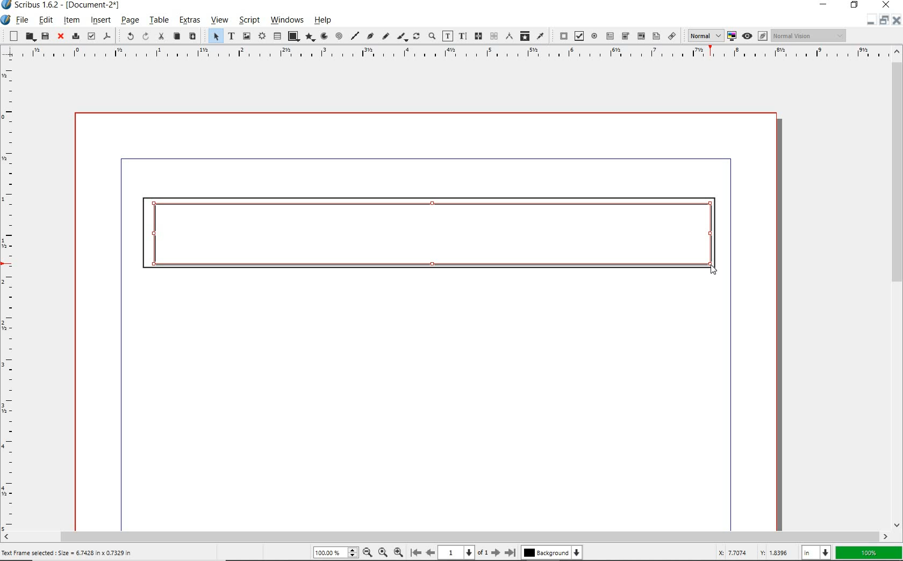 The height and width of the screenshot is (561, 903). I want to click on select image preview quality, so click(702, 35).